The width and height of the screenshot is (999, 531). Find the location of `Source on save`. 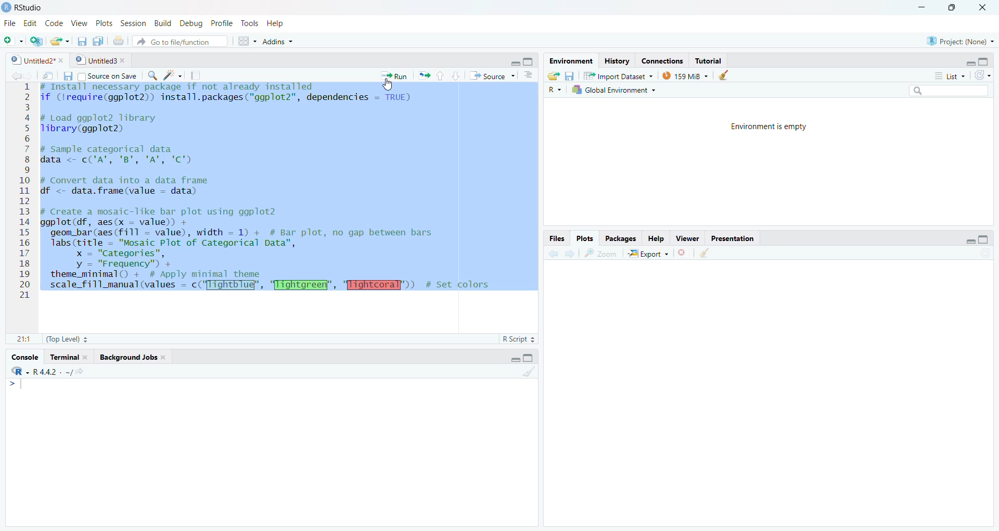

Source on save is located at coordinates (106, 76).